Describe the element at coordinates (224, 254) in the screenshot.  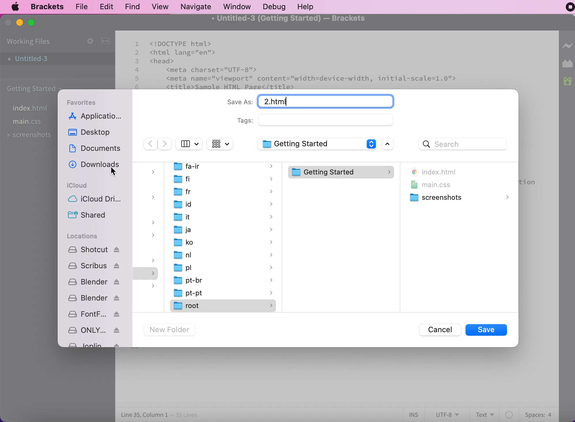
I see `nl` at that location.